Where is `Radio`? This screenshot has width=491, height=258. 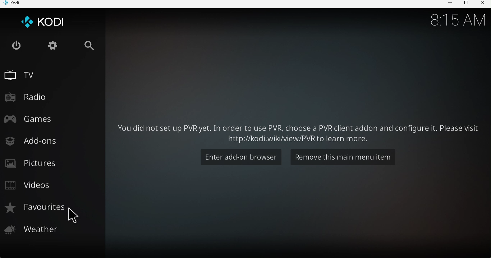
Radio is located at coordinates (49, 98).